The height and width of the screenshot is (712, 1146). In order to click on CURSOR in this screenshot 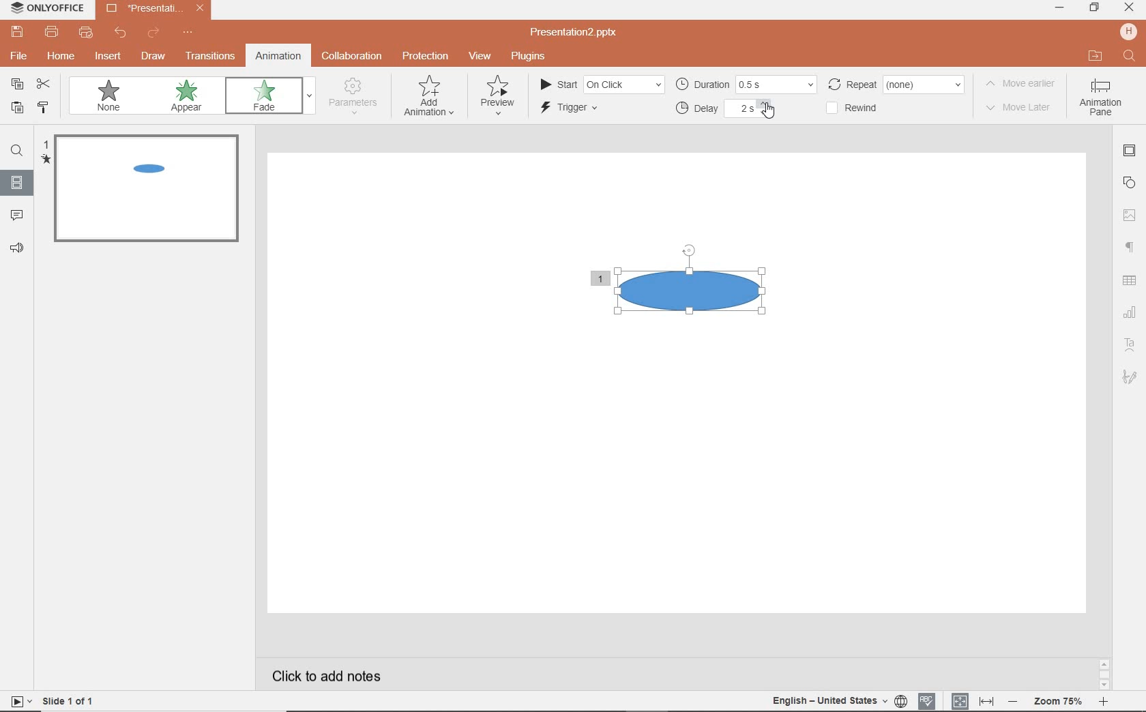, I will do `click(767, 110)`.